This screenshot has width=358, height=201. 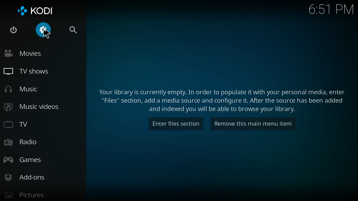 I want to click on settings, so click(x=44, y=31).